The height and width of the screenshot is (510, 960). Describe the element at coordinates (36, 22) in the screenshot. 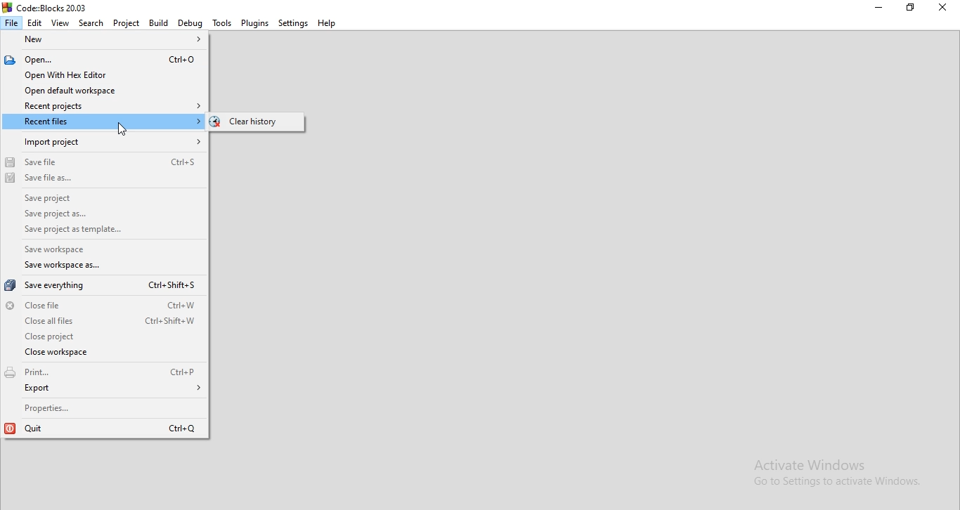

I see `Edit ` at that location.